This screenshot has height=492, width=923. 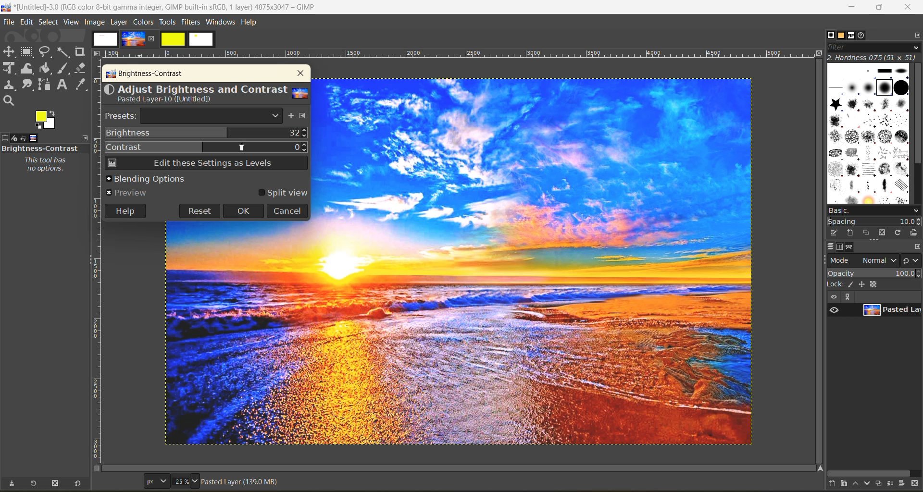 What do you see at coordinates (863, 260) in the screenshot?
I see `mode` at bounding box center [863, 260].